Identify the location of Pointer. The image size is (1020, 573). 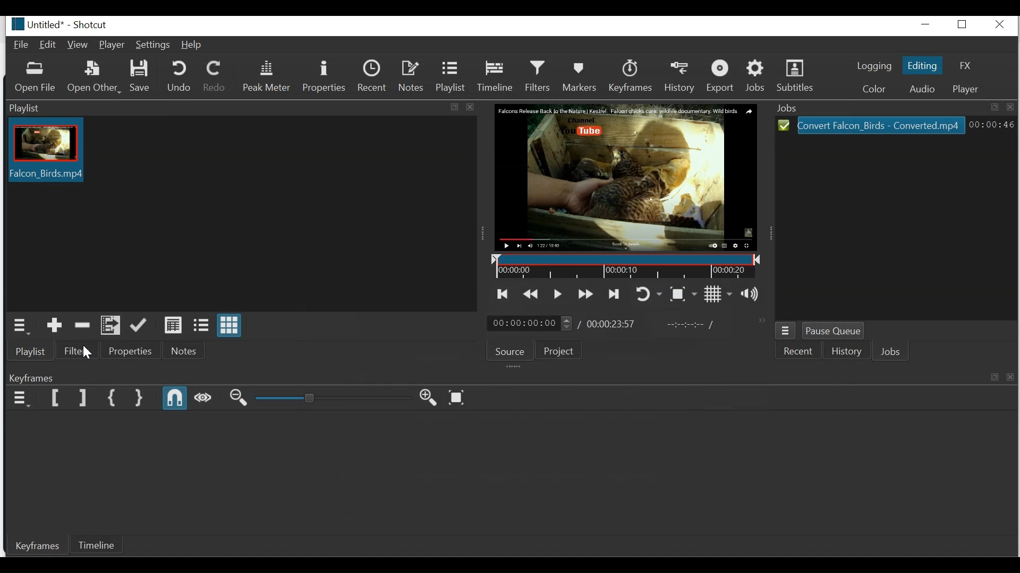
(89, 354).